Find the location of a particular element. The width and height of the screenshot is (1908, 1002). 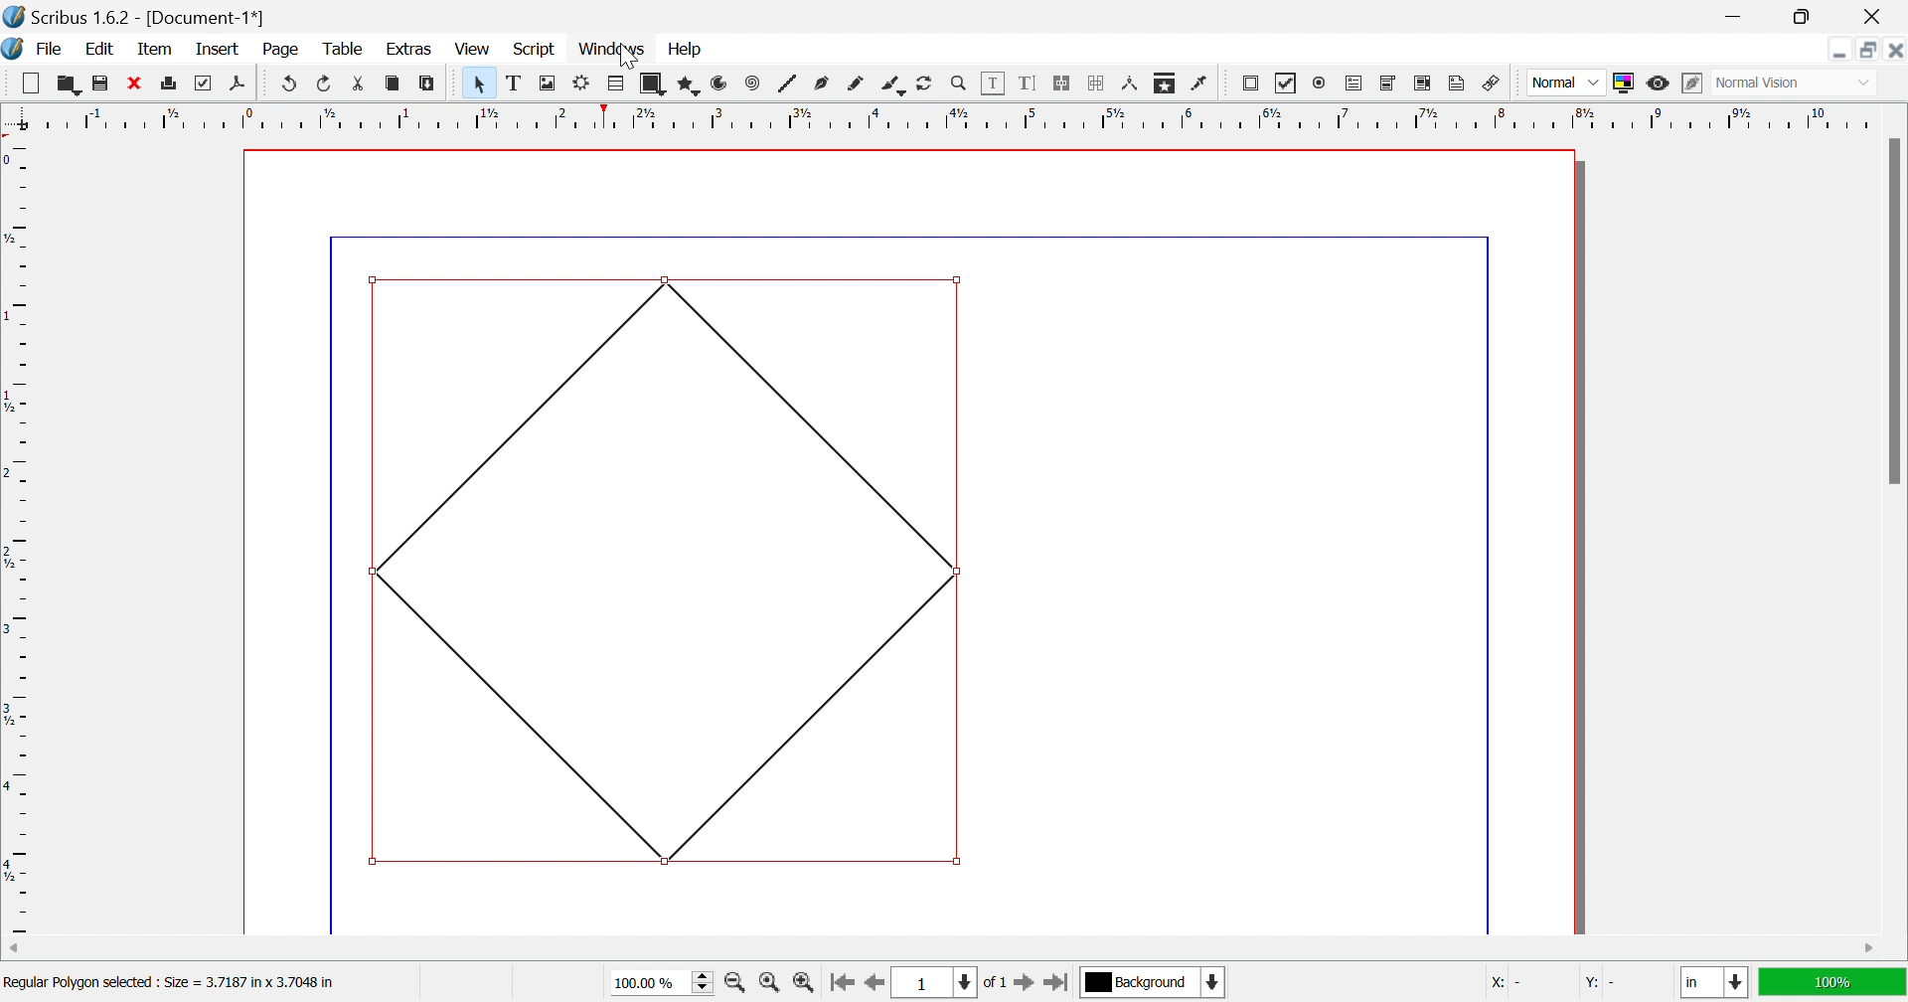

Cursor is located at coordinates (629, 58).